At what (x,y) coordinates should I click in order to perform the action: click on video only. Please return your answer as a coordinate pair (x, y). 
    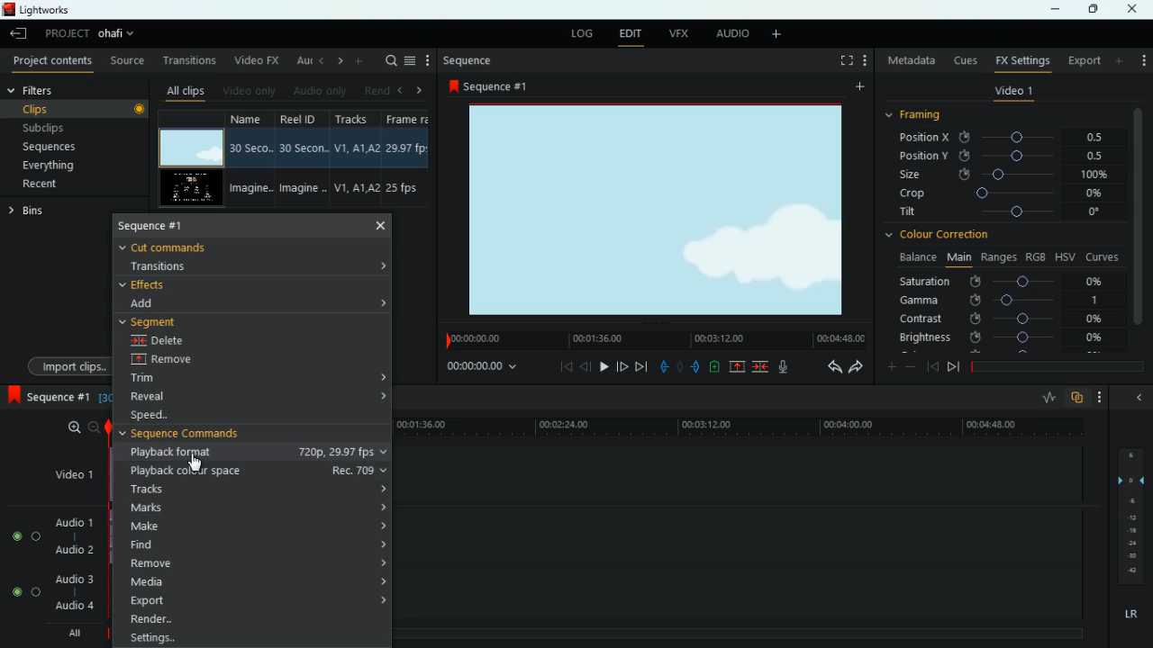
    Looking at the image, I should click on (250, 92).